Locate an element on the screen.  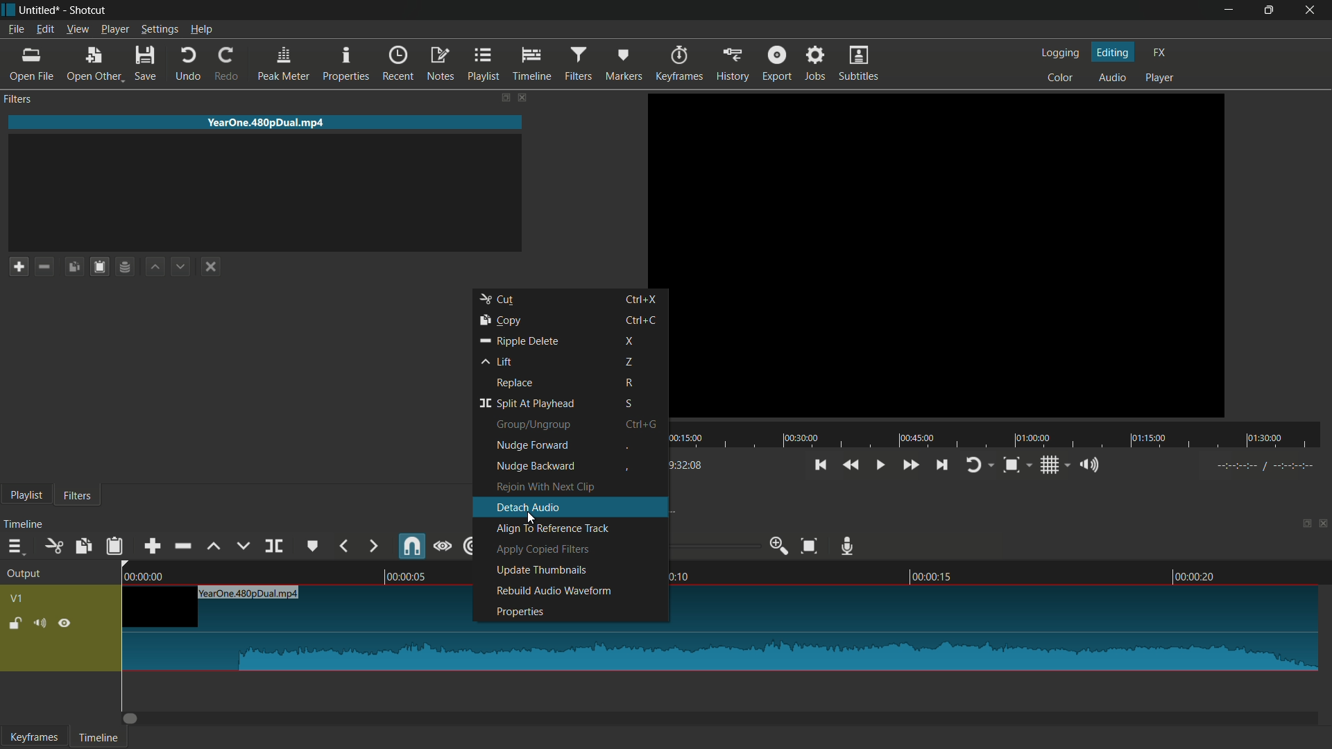
change layout is located at coordinates (1302, 525).